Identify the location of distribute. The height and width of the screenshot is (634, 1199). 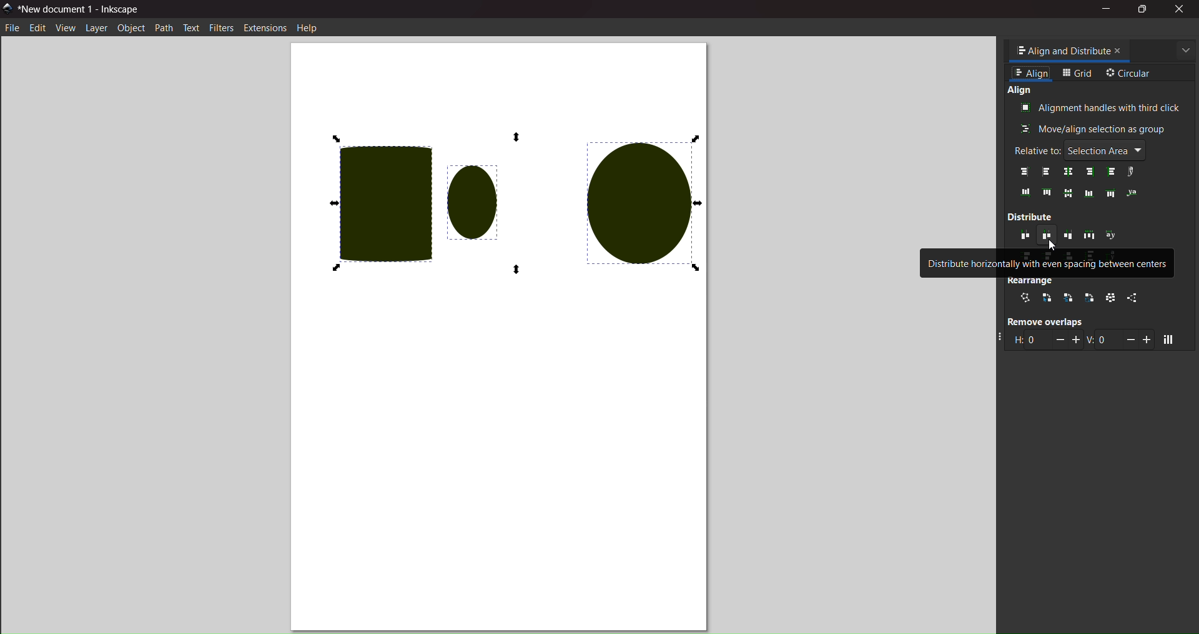
(1030, 217).